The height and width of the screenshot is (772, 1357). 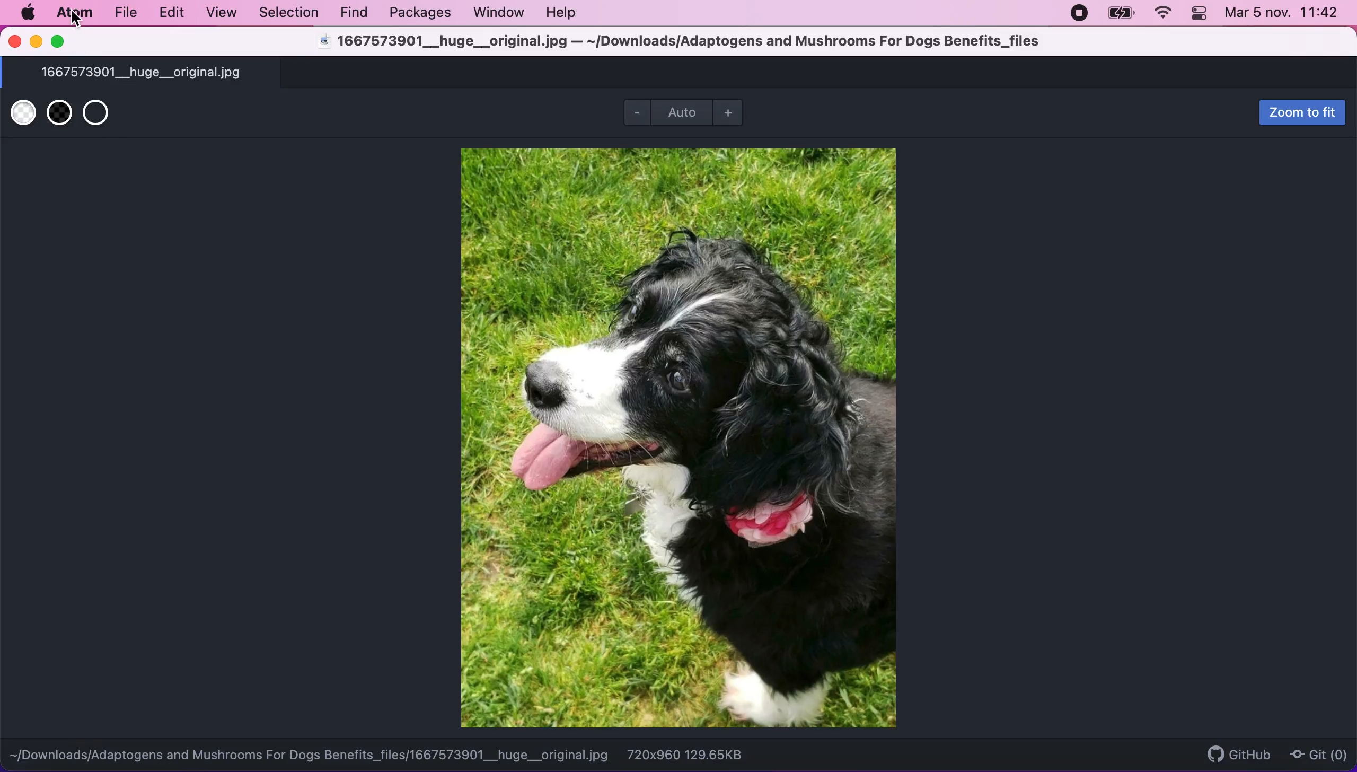 What do you see at coordinates (1234, 749) in the screenshot?
I see `github` at bounding box center [1234, 749].